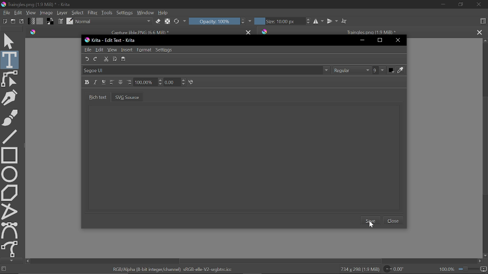 This screenshot has width=488, height=274. What do you see at coordinates (128, 82) in the screenshot?
I see `Align right` at bounding box center [128, 82].